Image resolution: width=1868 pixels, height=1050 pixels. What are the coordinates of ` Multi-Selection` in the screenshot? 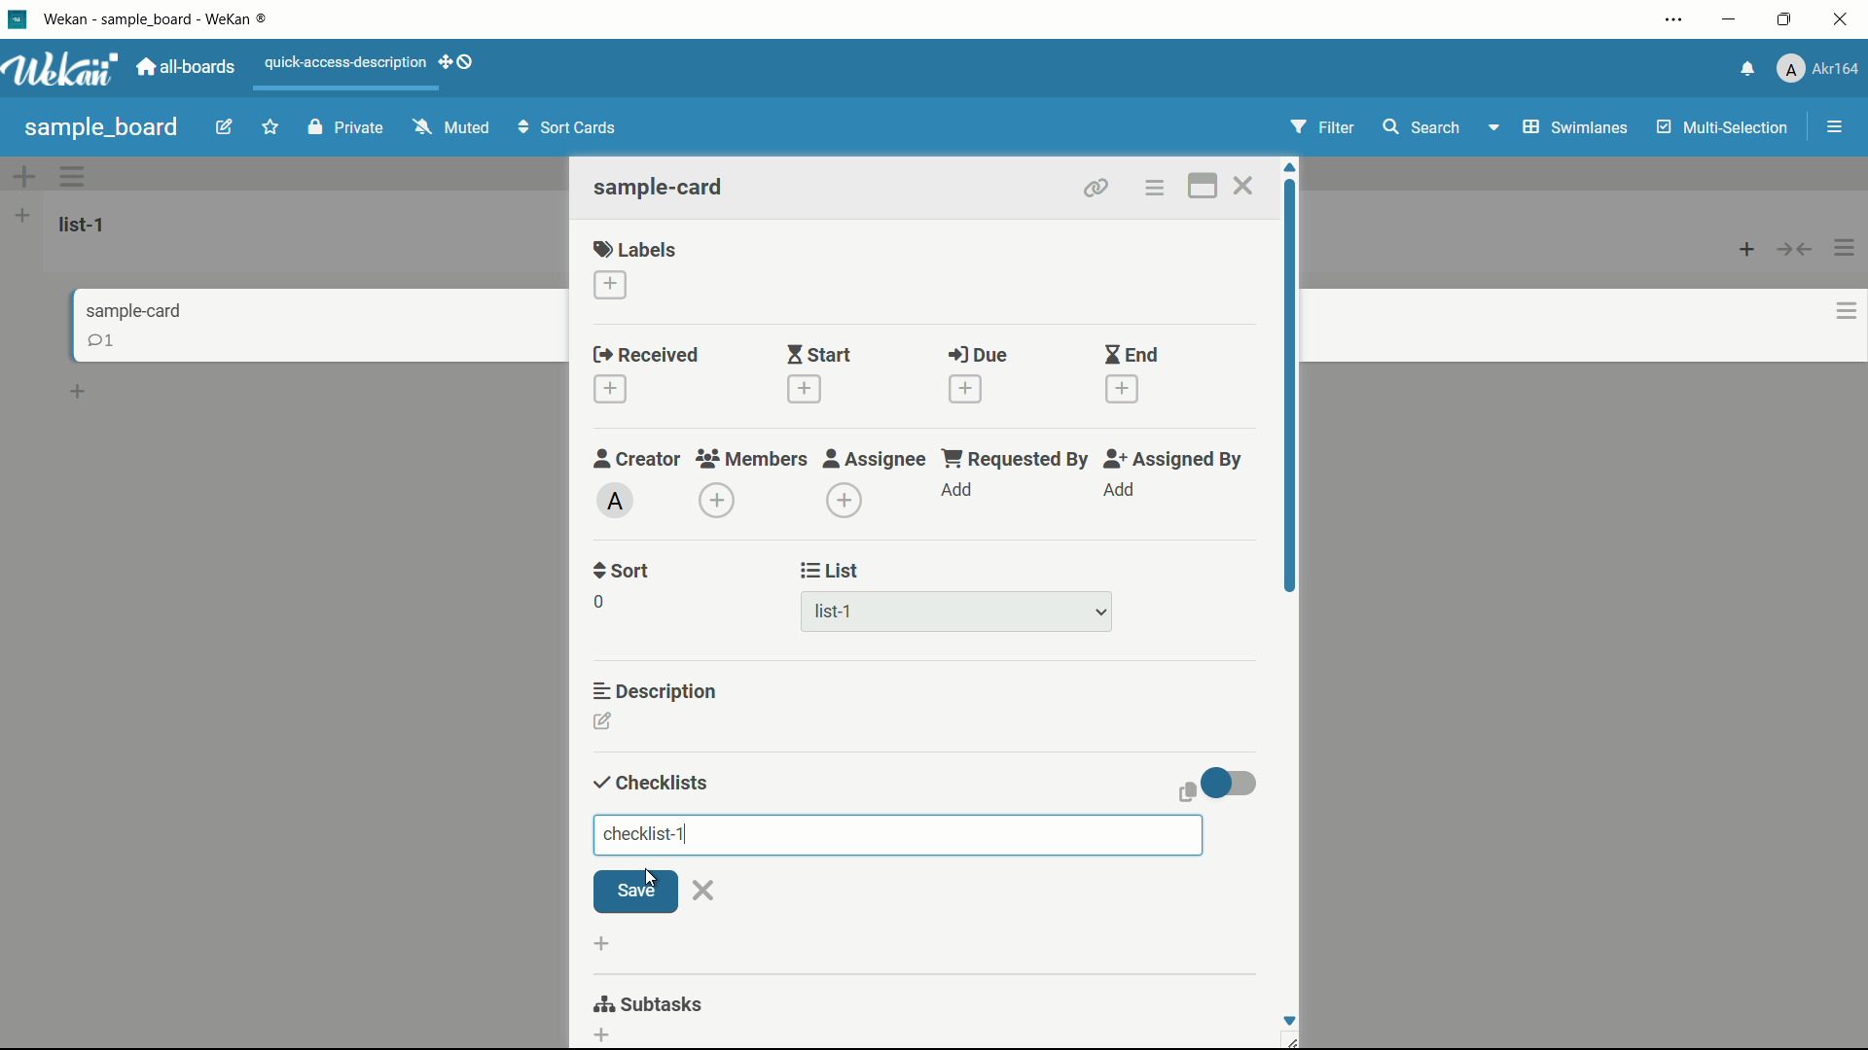 It's located at (1725, 129).